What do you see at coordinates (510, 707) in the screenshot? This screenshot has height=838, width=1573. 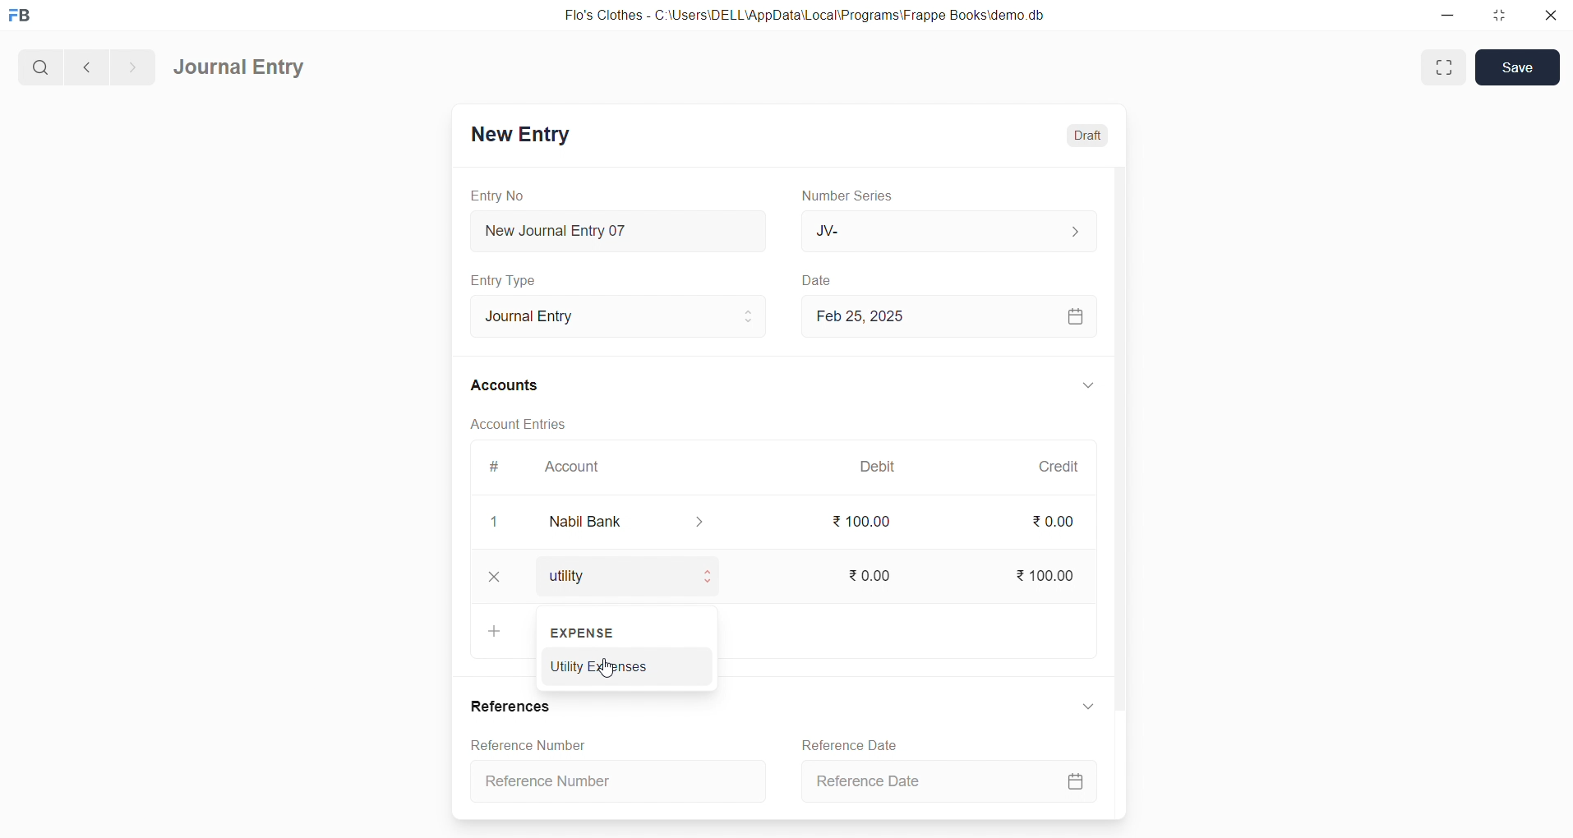 I see `References` at bounding box center [510, 707].